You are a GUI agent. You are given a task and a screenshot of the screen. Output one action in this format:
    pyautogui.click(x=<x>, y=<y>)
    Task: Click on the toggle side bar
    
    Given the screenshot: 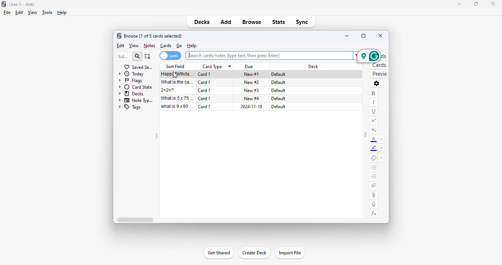 What is the action you would take?
    pyautogui.click(x=365, y=135)
    